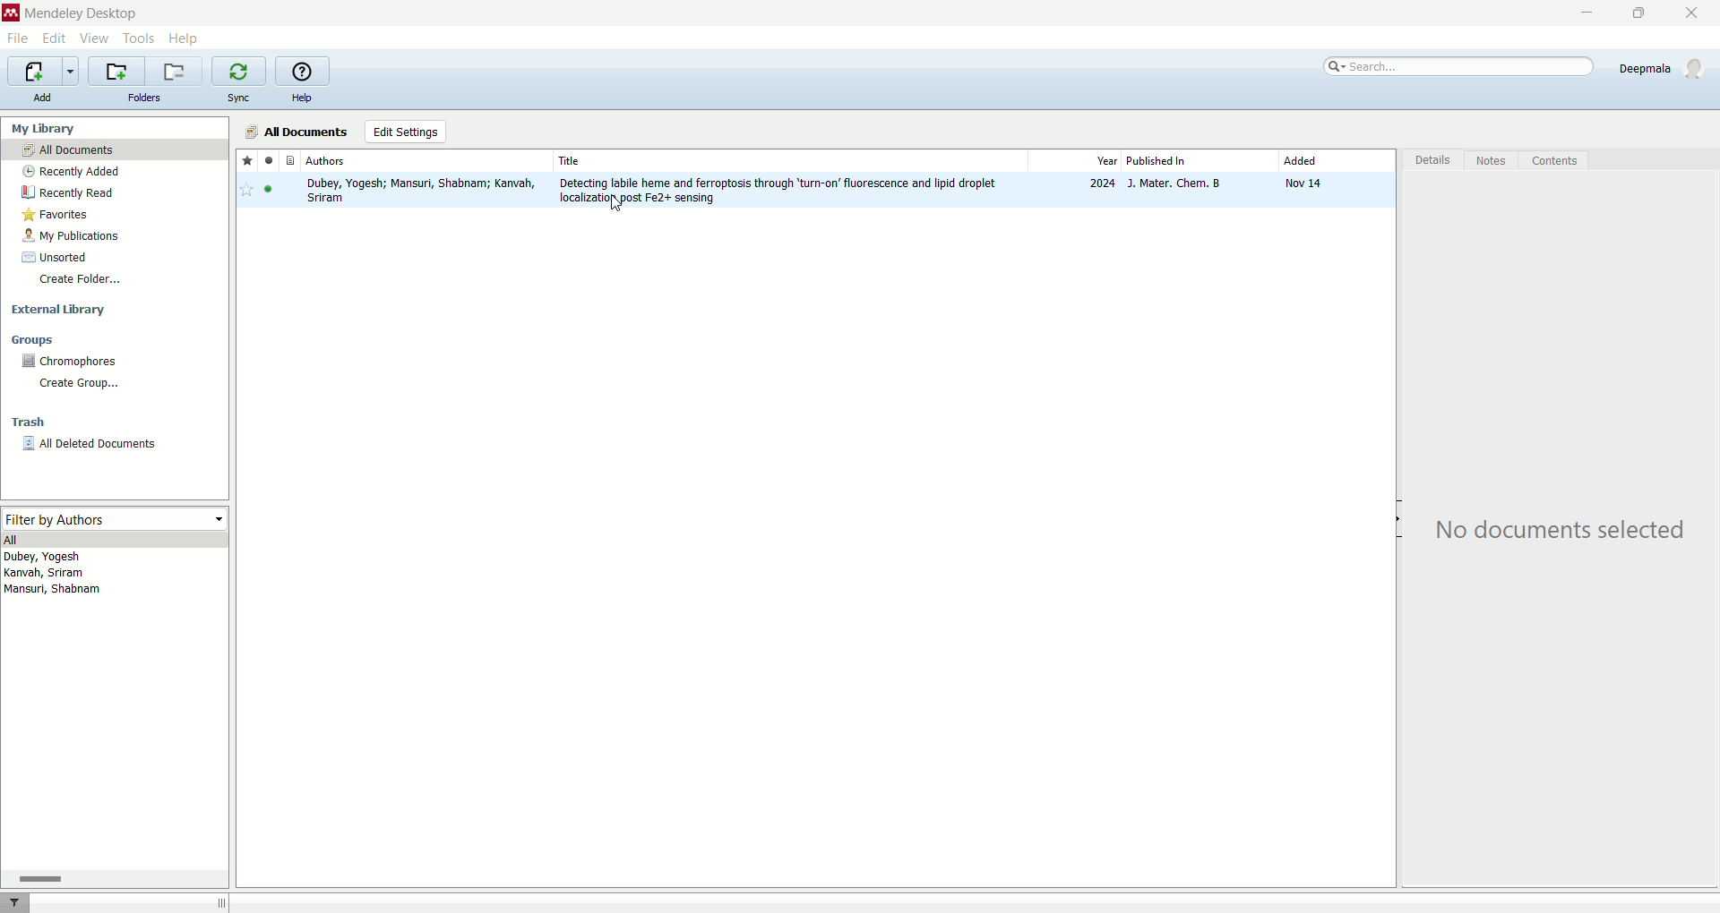 The image size is (1720, 913). Describe the element at coordinates (68, 194) in the screenshot. I see `recently read` at that location.